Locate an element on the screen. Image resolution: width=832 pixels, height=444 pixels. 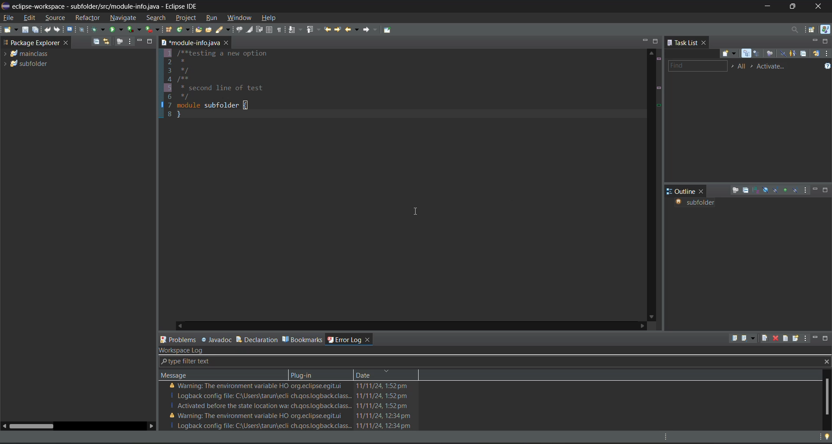
problems is located at coordinates (179, 338).